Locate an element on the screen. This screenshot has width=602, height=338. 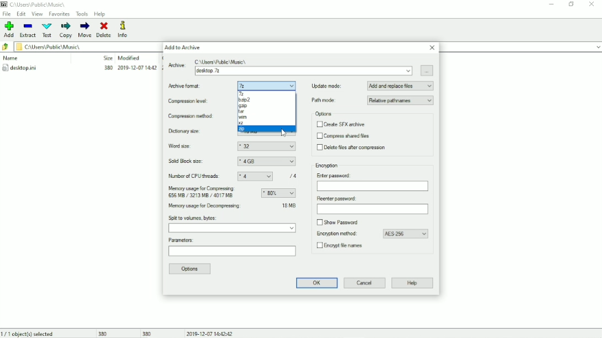
Archive is located at coordinates (291, 66).